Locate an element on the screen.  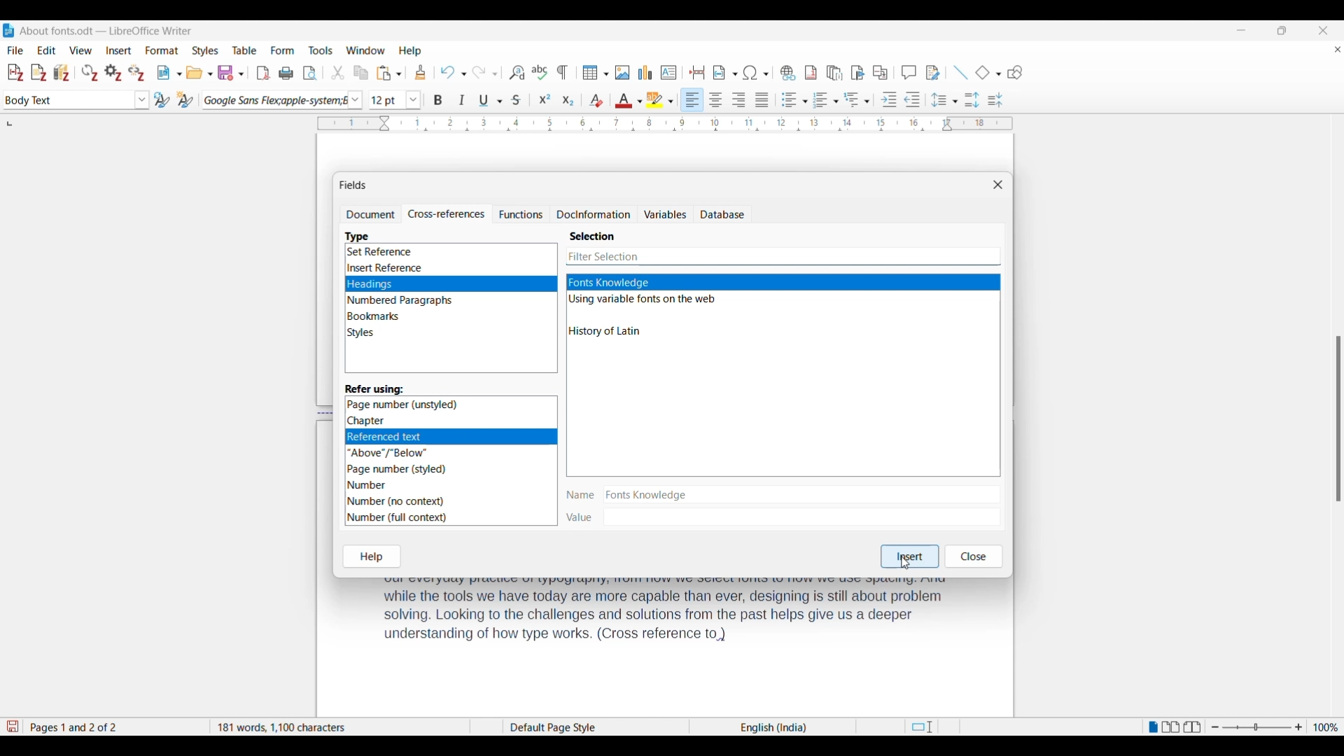
Show interface in a smaller tab is located at coordinates (1282, 30).